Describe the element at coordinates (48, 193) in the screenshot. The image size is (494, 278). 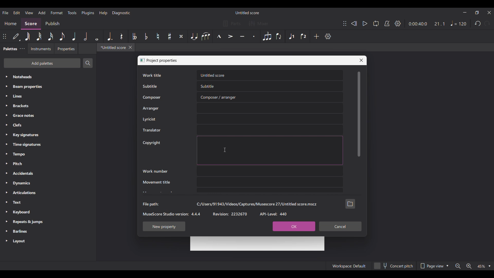
I see `Articulations` at that location.